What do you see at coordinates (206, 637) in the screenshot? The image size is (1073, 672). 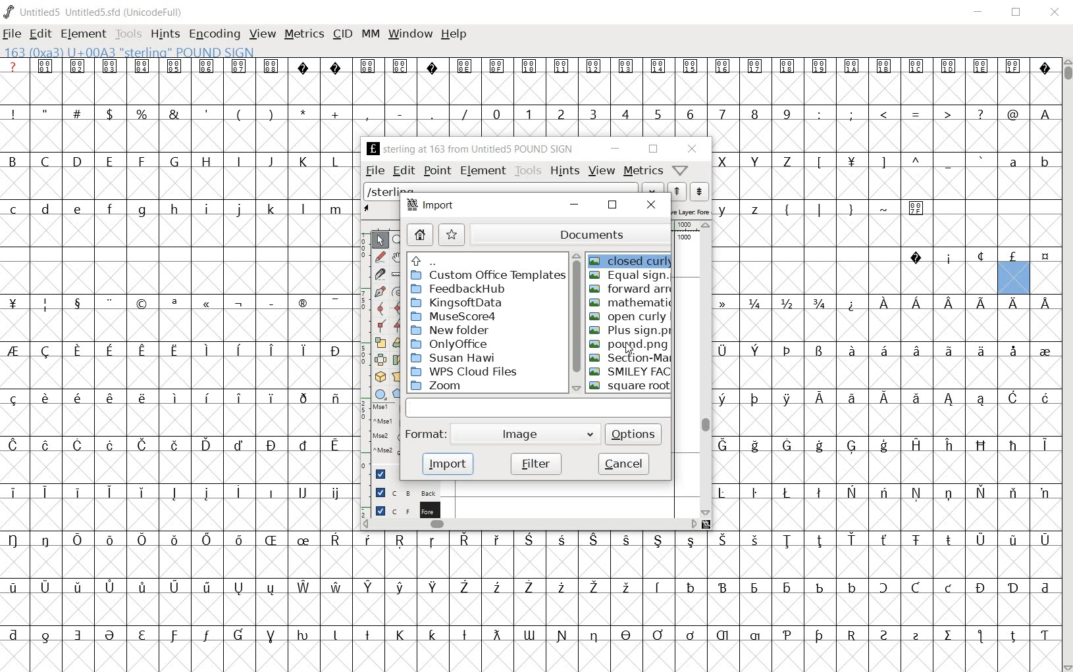 I see `Symbol` at bounding box center [206, 637].